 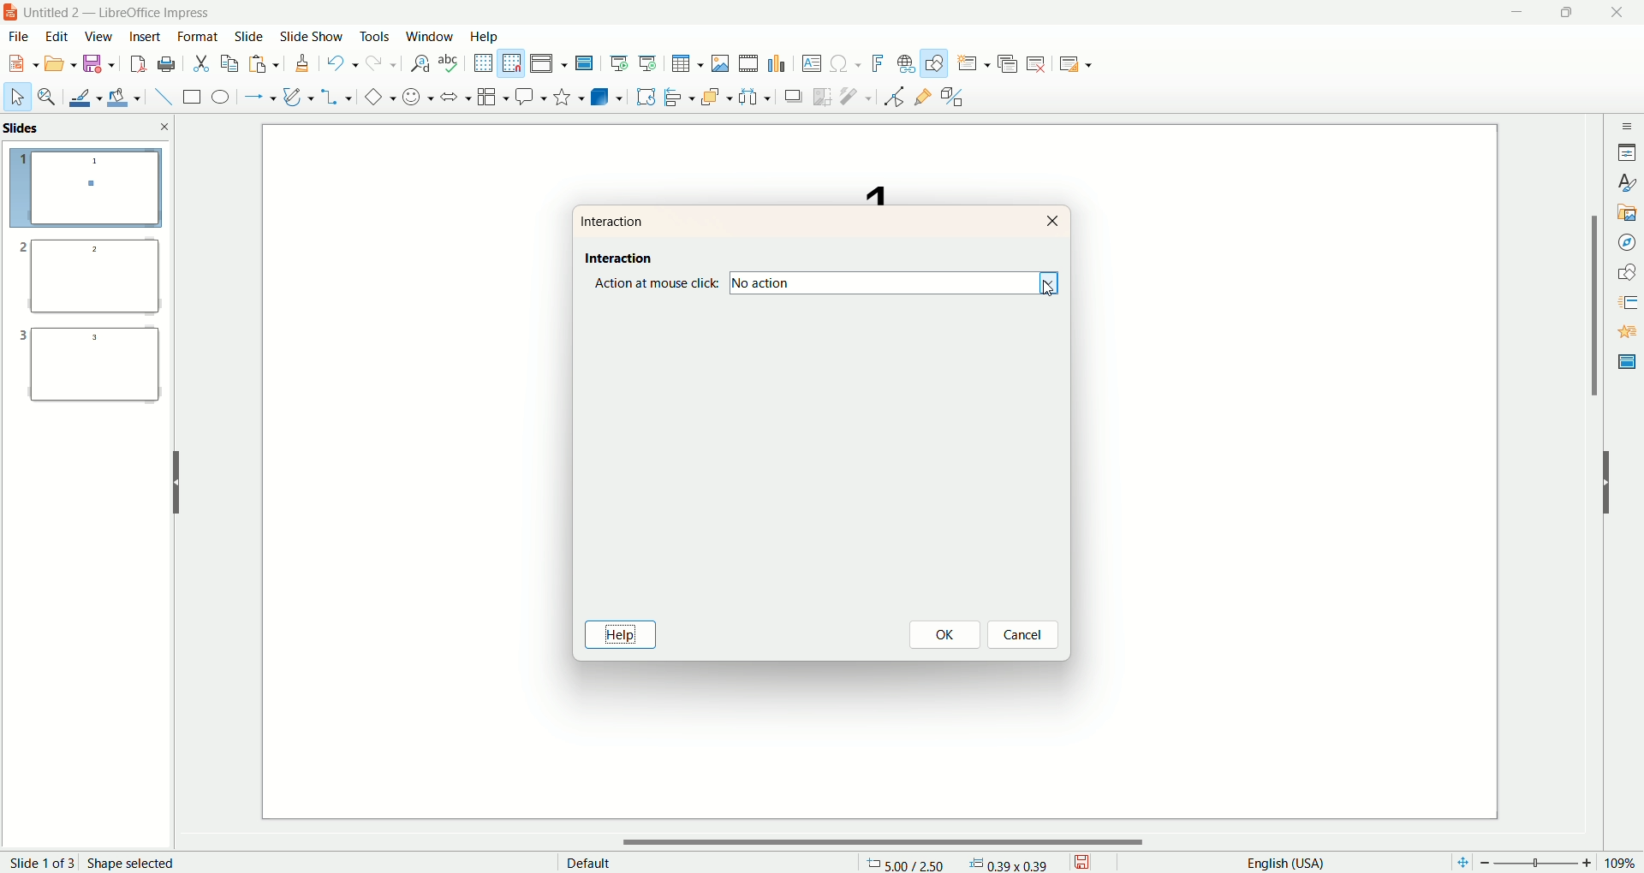 I want to click on new slide, so click(x=973, y=62).